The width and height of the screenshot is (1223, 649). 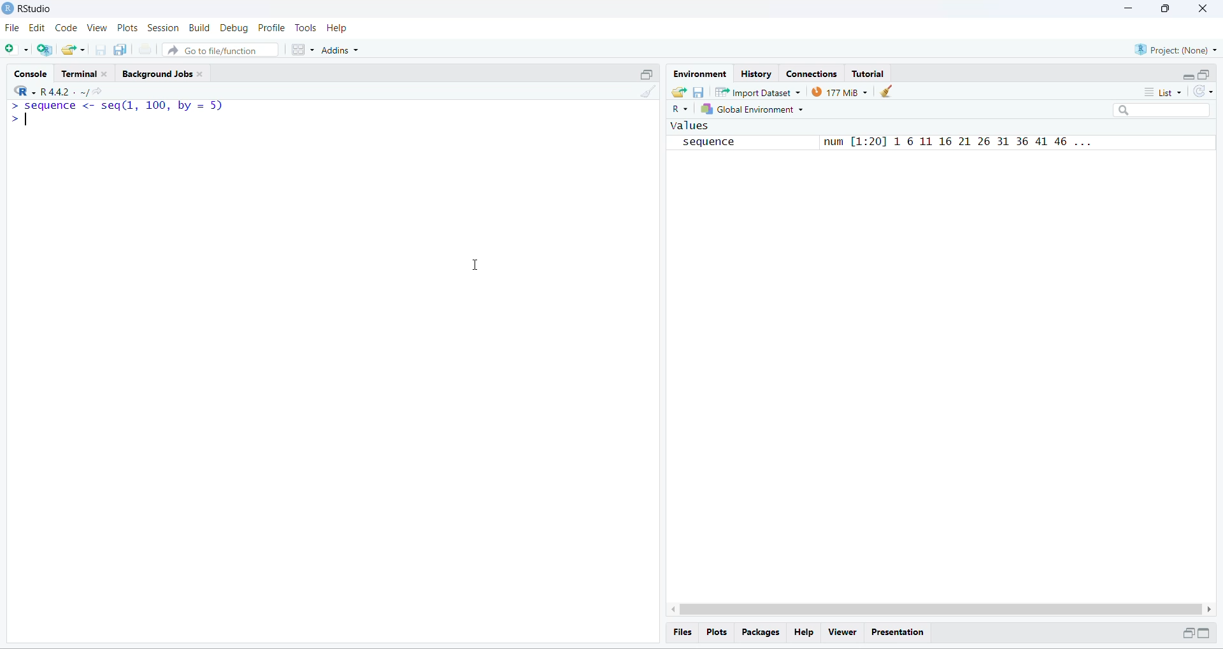 What do you see at coordinates (271, 27) in the screenshot?
I see `Profile` at bounding box center [271, 27].